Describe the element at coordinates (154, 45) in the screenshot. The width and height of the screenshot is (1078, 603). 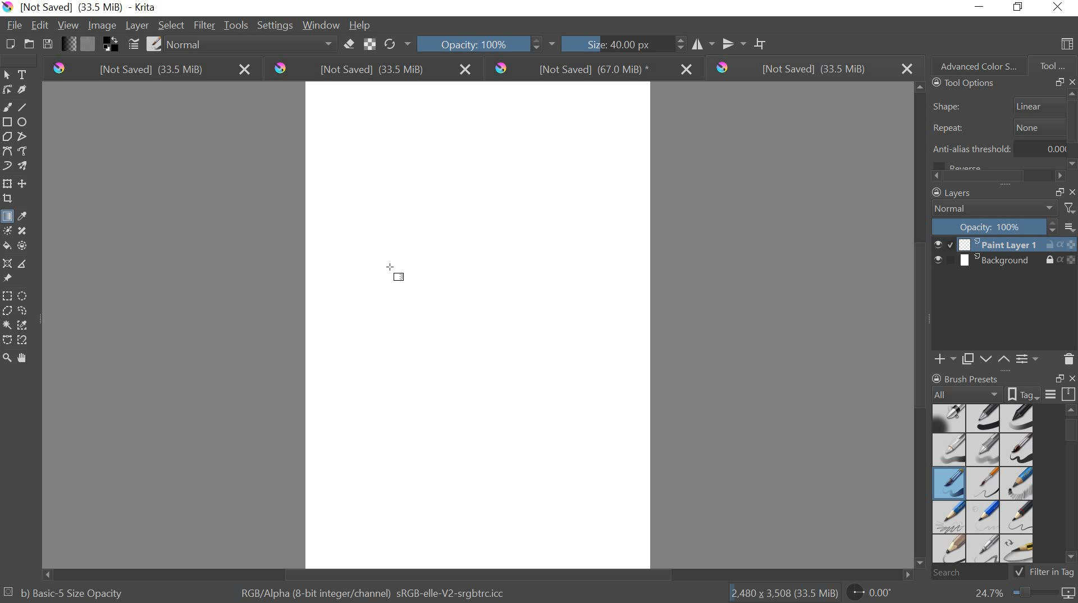
I see `CHOOSE BRUSH PRESET` at that location.